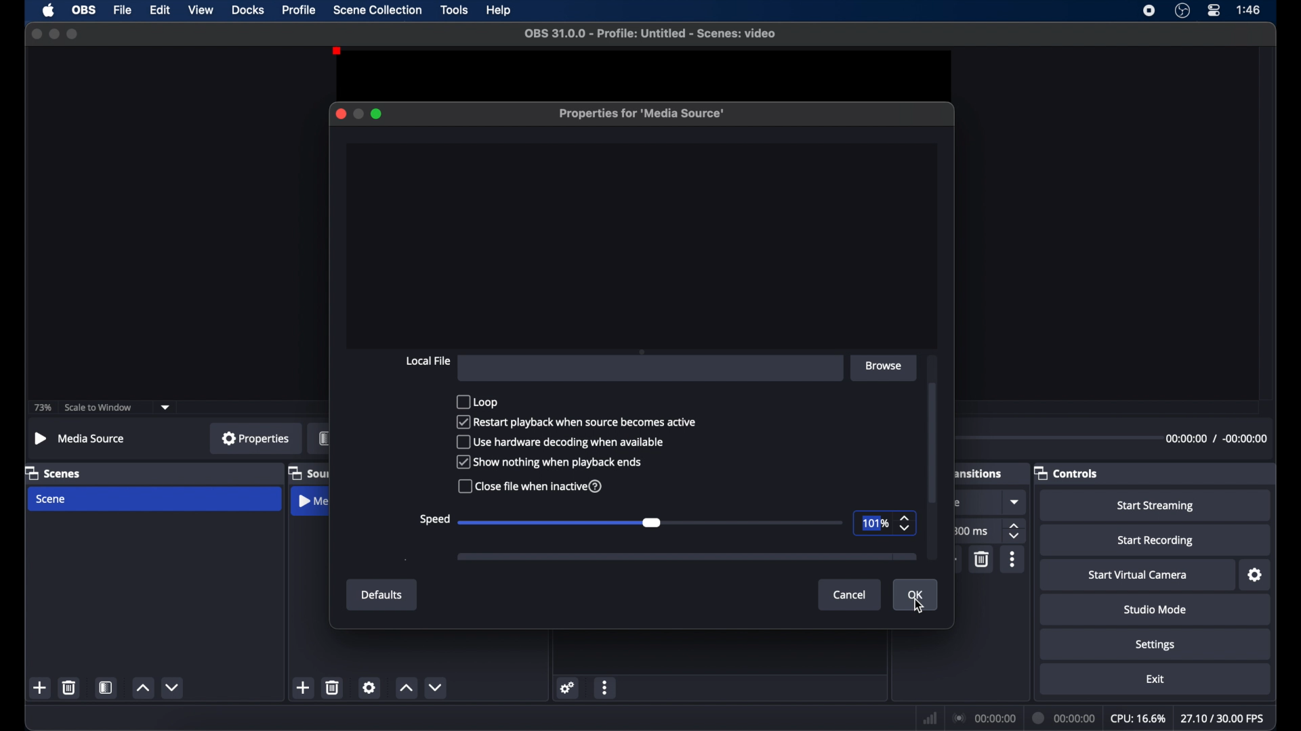 The width and height of the screenshot is (1301, 731). What do you see at coordinates (1256, 575) in the screenshot?
I see `settings` at bounding box center [1256, 575].